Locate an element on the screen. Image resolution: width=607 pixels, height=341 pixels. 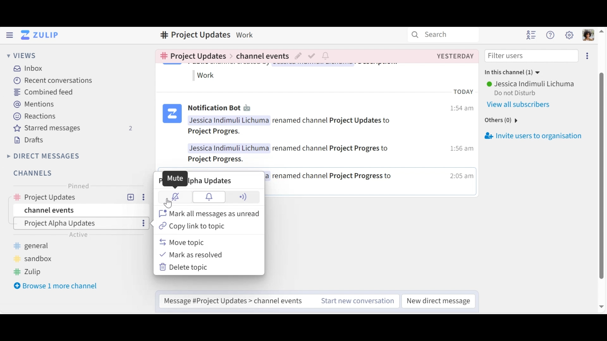
Hide Left Sidebar is located at coordinates (10, 35).